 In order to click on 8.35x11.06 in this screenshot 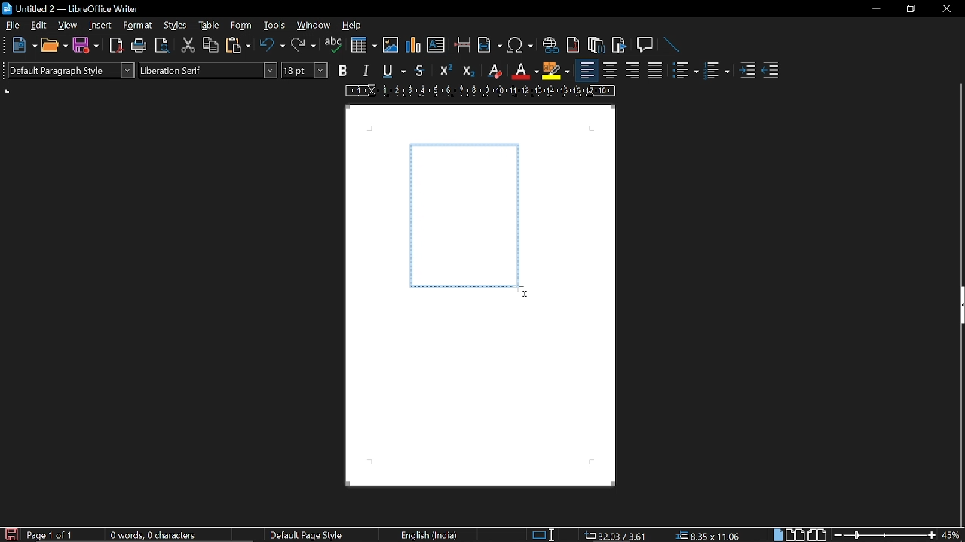, I will do `click(709, 534)`.